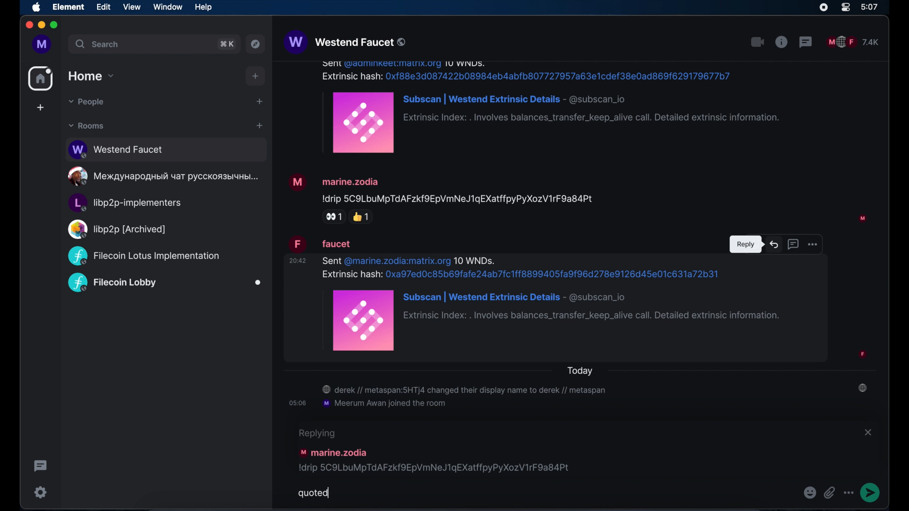 The height and width of the screenshot is (511, 909). Describe the element at coordinates (745, 245) in the screenshot. I see `tooltip` at that location.